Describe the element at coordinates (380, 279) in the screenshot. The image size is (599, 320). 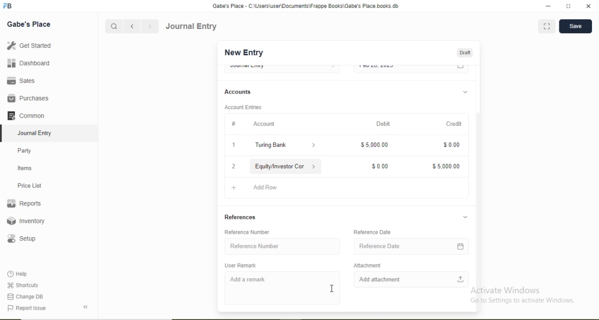
I see `Add attachment` at that location.